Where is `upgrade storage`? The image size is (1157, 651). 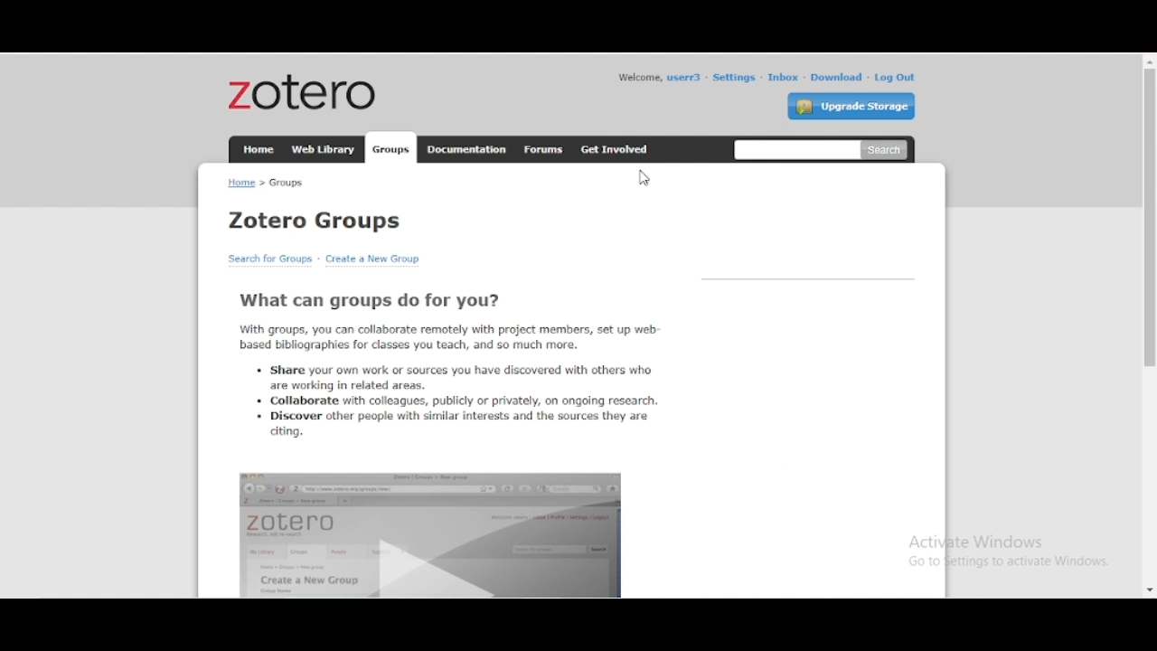
upgrade storage is located at coordinates (851, 106).